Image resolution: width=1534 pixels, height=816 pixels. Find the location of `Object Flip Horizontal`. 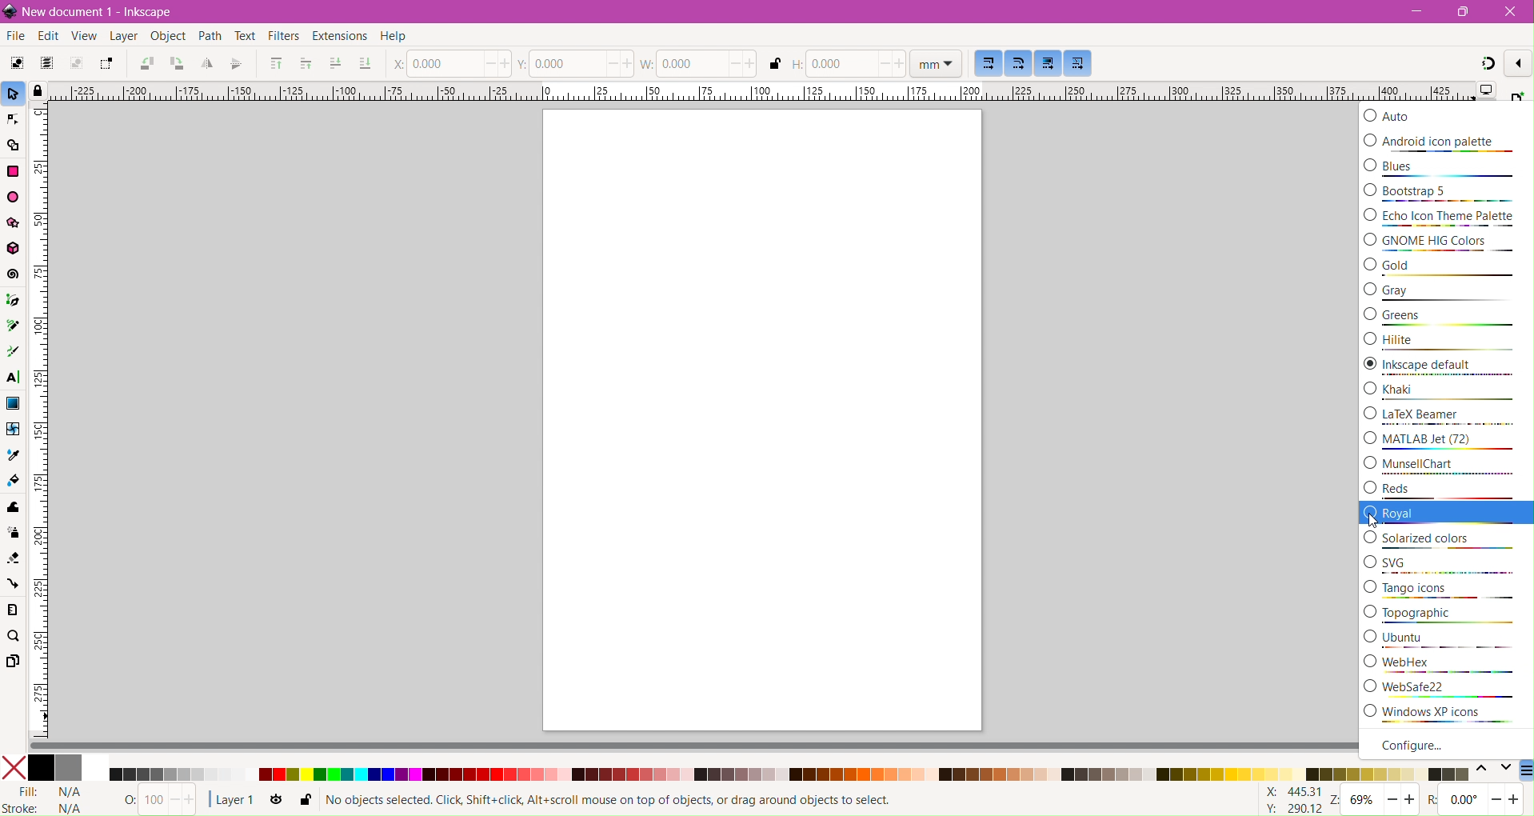

Object Flip Horizontal is located at coordinates (206, 66).